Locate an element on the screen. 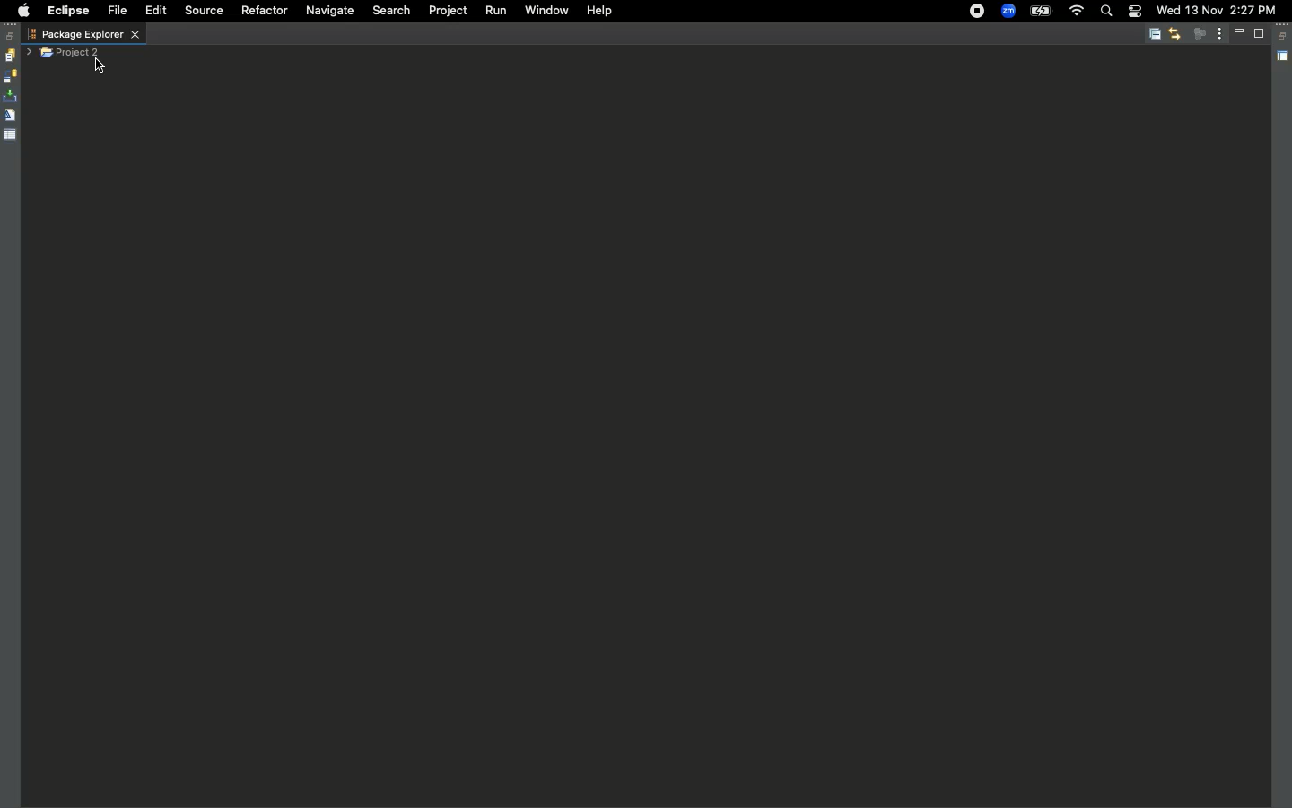 This screenshot has height=808, width=1292. Zoom is located at coordinates (1008, 12).